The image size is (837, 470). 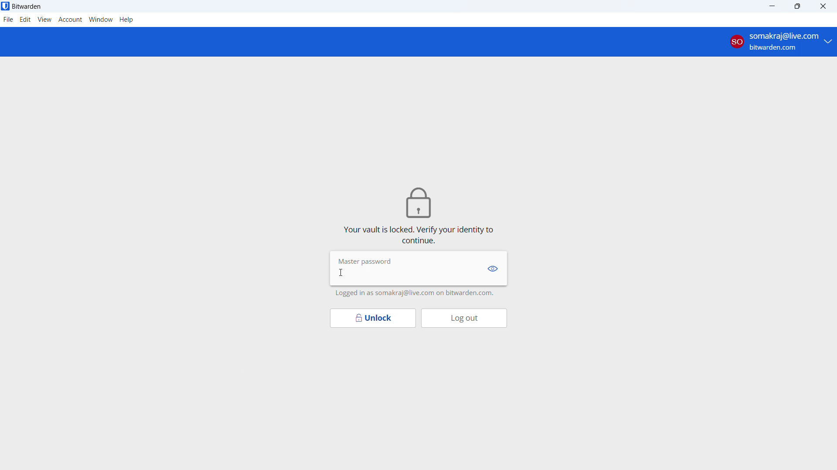 I want to click on account, so click(x=70, y=20).